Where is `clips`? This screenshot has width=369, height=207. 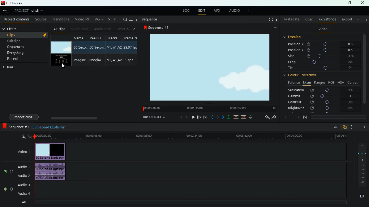
clips is located at coordinates (25, 34).